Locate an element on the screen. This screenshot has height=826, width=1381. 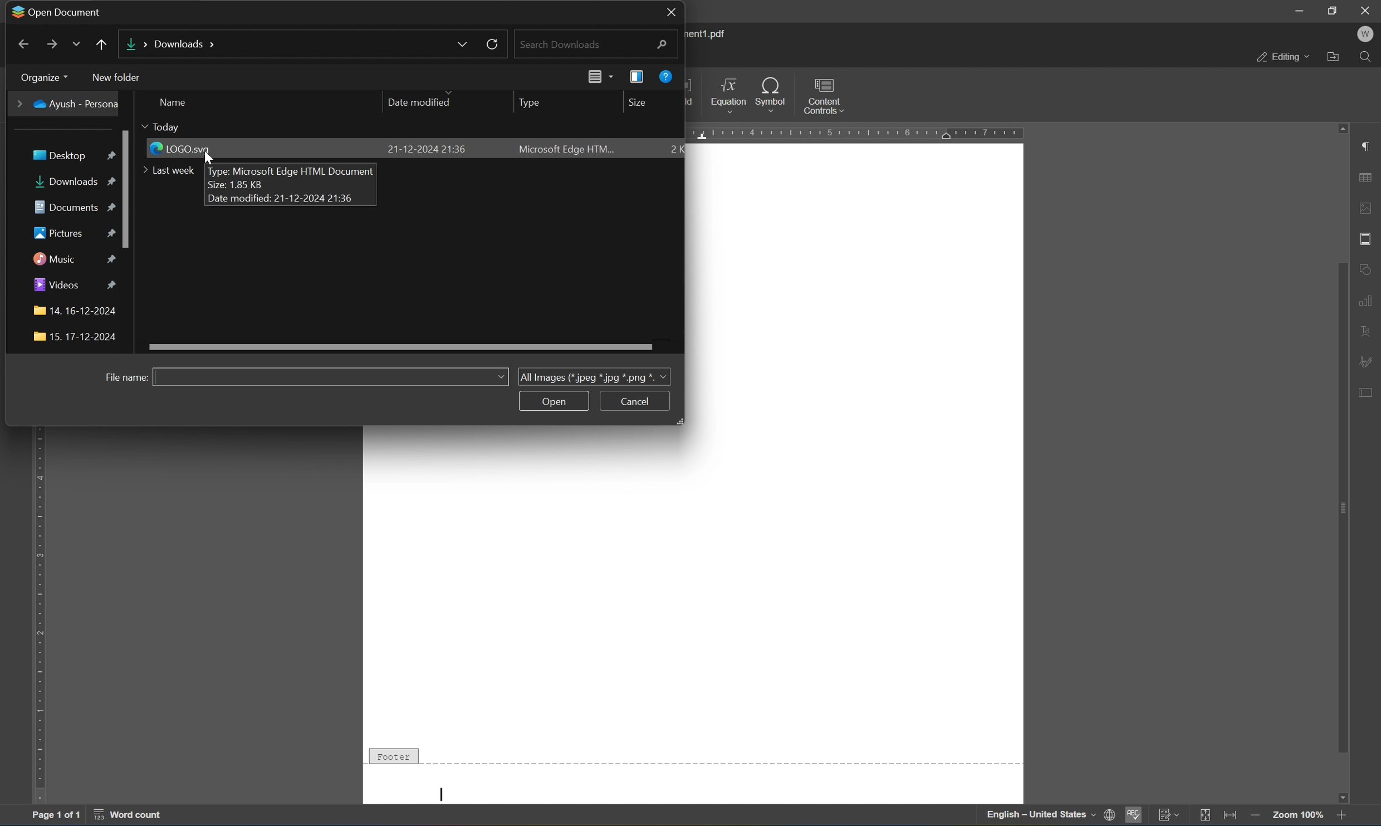
header & footer settings is located at coordinates (1368, 238).